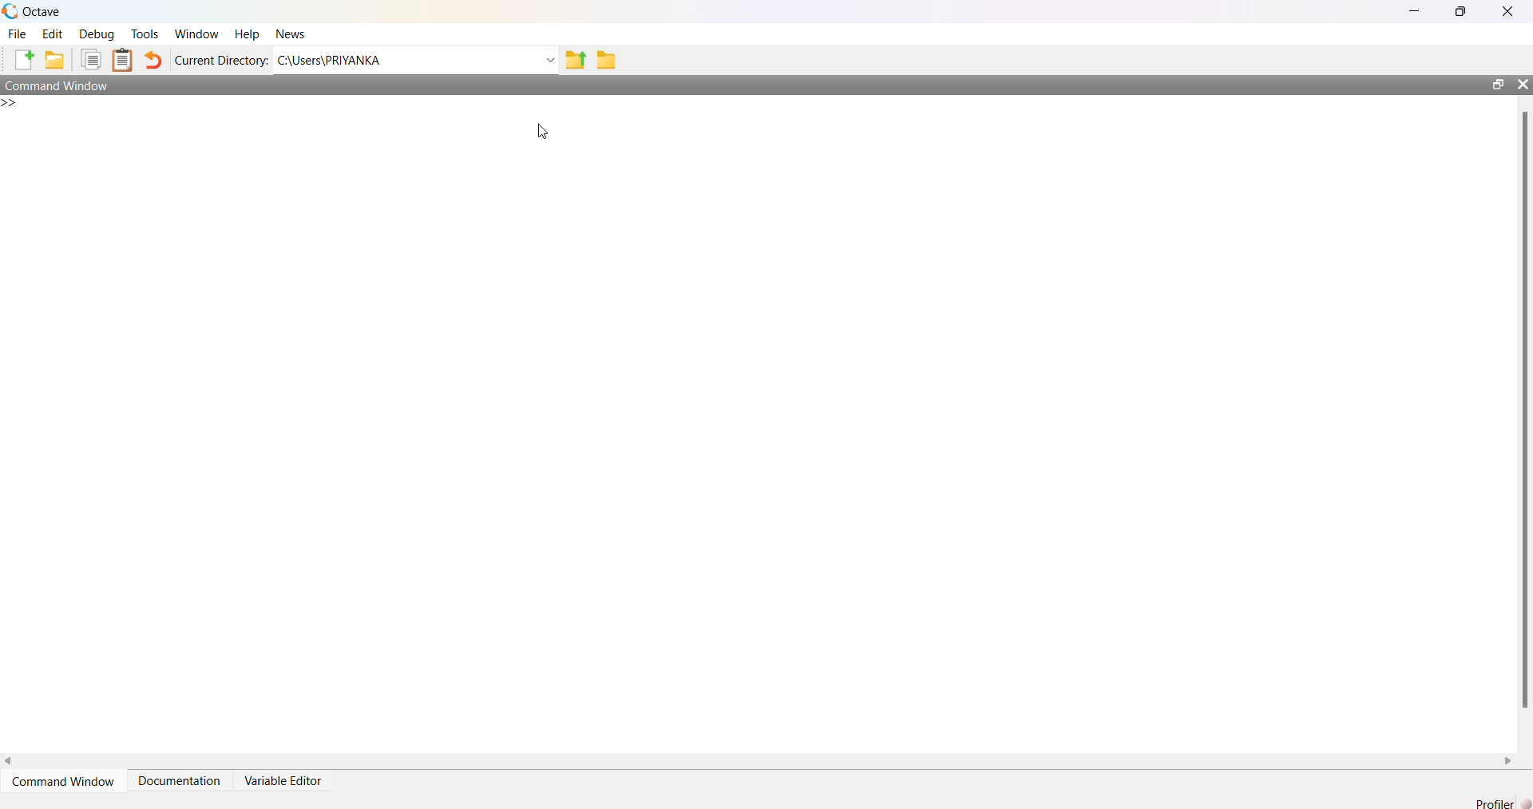 The height and width of the screenshot is (809, 1533). What do you see at coordinates (50, 33) in the screenshot?
I see `Edit` at bounding box center [50, 33].